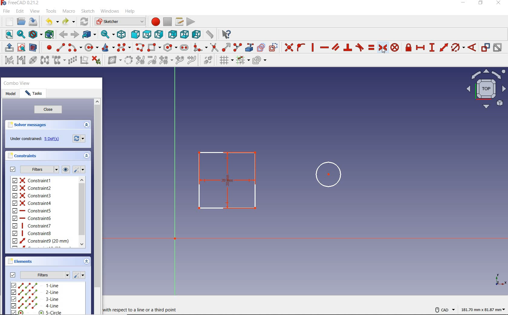 This screenshot has width=508, height=315. What do you see at coordinates (207, 61) in the screenshot?
I see `switch virtual space` at bounding box center [207, 61].